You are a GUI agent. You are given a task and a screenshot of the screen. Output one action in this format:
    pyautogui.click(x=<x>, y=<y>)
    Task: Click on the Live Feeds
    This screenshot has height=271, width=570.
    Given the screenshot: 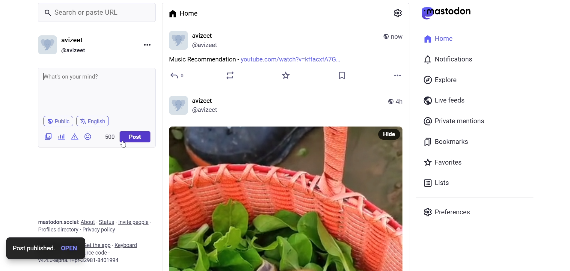 What is the action you would take?
    pyautogui.click(x=444, y=100)
    